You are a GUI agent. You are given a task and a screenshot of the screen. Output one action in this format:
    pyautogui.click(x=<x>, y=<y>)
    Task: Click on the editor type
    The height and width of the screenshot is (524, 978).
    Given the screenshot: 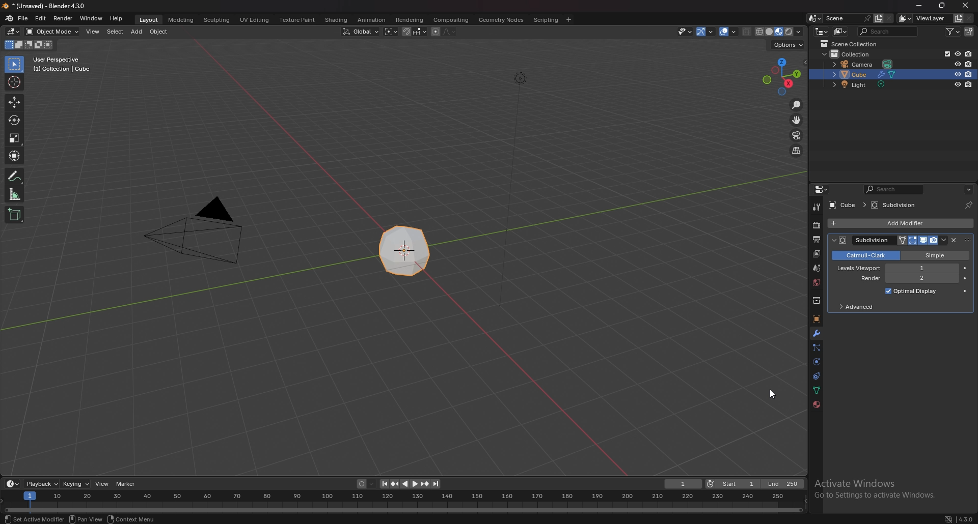 What is the action you would take?
    pyautogui.click(x=13, y=484)
    